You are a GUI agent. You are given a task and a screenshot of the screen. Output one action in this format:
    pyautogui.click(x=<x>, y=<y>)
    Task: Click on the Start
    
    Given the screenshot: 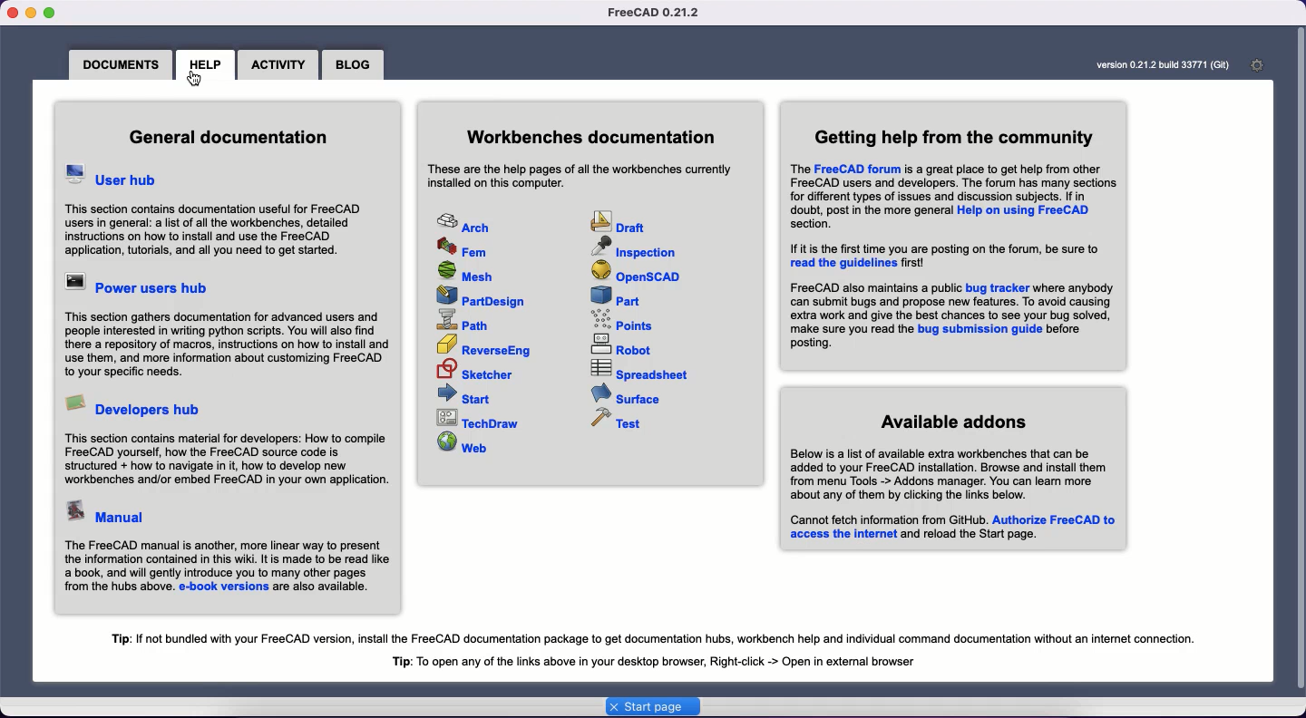 What is the action you would take?
    pyautogui.click(x=471, y=395)
    